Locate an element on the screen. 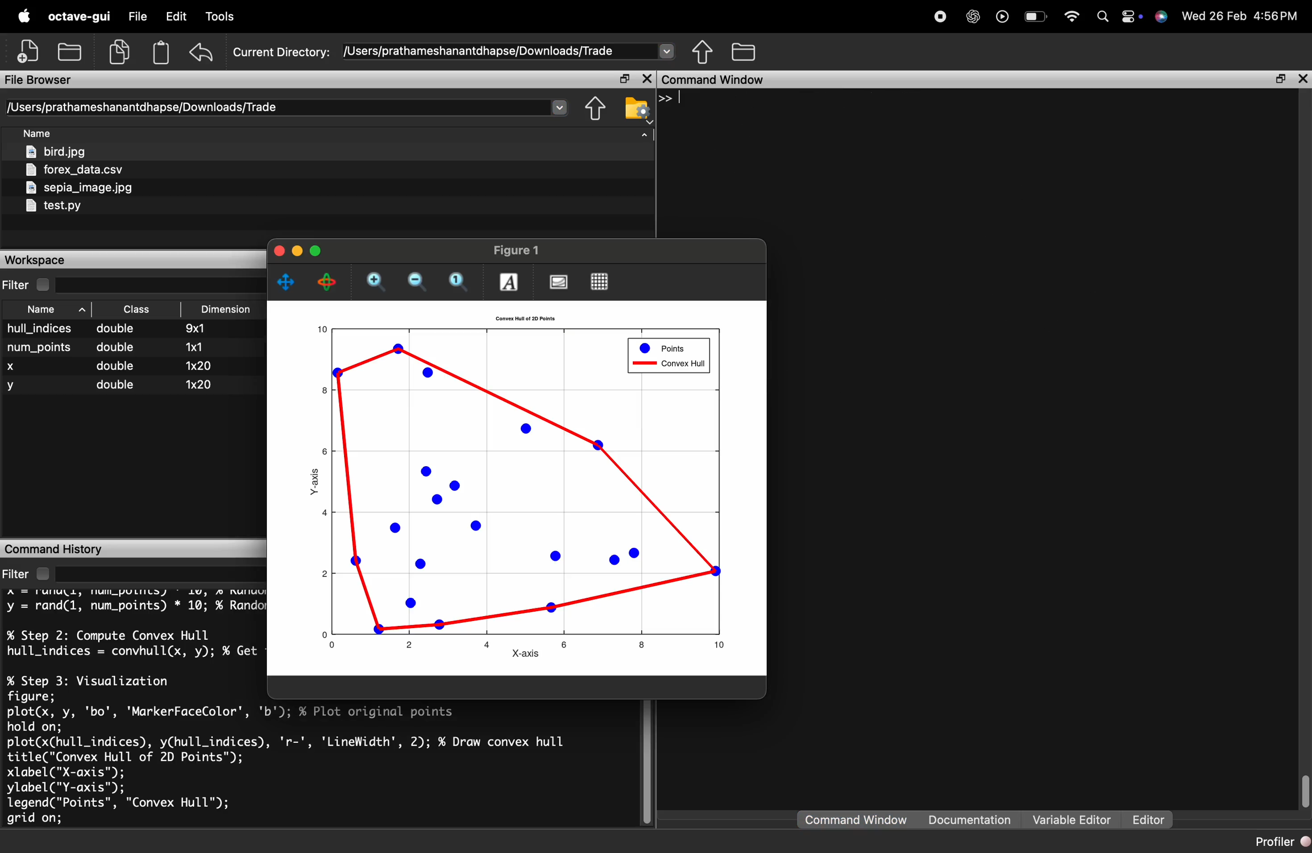 This screenshot has height=853, width=1312. % Step 2: Compute Convex Hullhull_indices = convhull(x, y); % Get% Step 3: Visualization figure; is located at coordinates (133, 664).